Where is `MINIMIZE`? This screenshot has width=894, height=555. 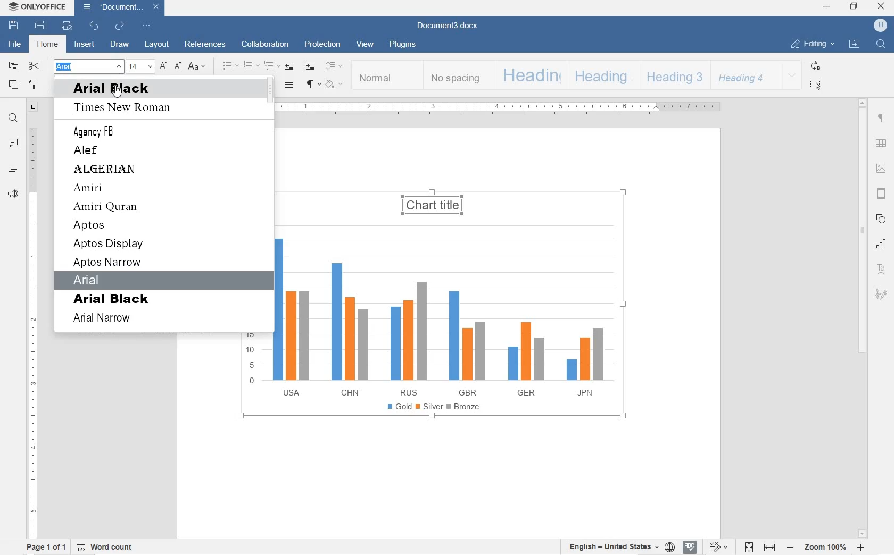 MINIMIZE is located at coordinates (827, 7).